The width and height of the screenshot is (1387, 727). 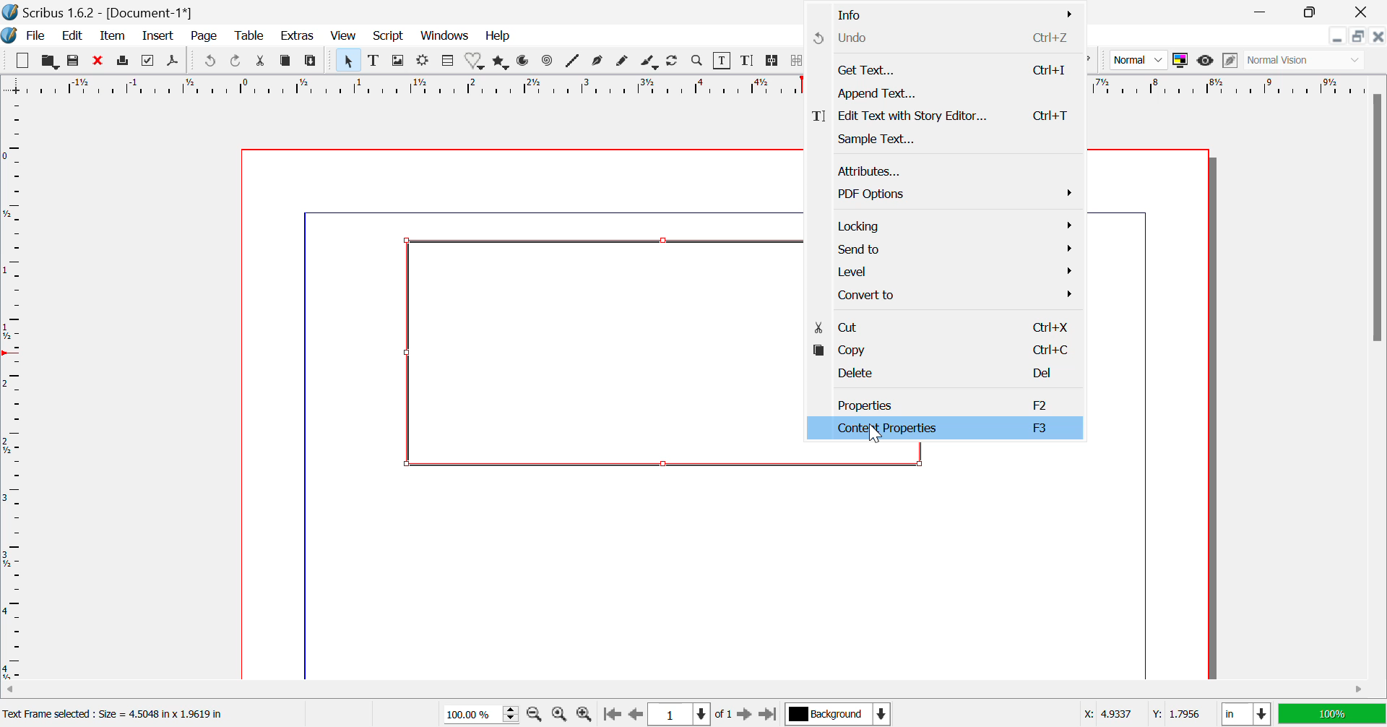 I want to click on Sample Text, so click(x=943, y=141).